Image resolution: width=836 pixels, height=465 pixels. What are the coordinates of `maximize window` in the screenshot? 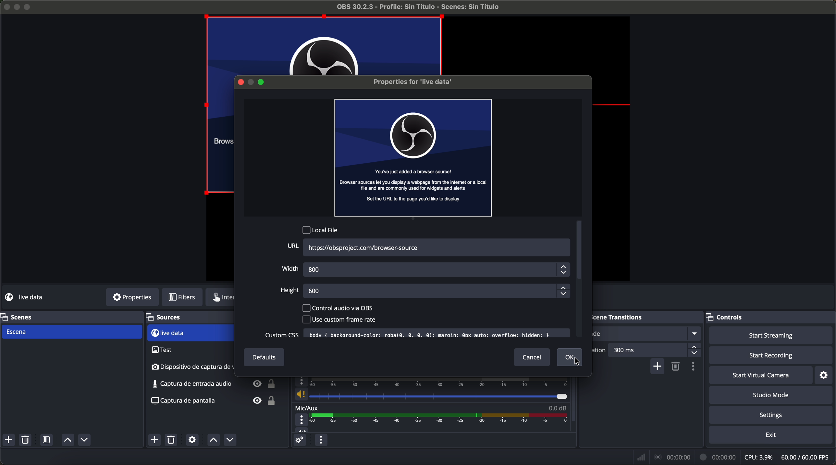 It's located at (264, 82).